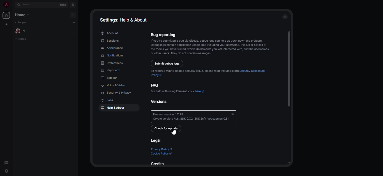 Image resolution: width=383 pixels, height=176 pixels. What do you see at coordinates (22, 39) in the screenshot?
I see `rooms` at bounding box center [22, 39].